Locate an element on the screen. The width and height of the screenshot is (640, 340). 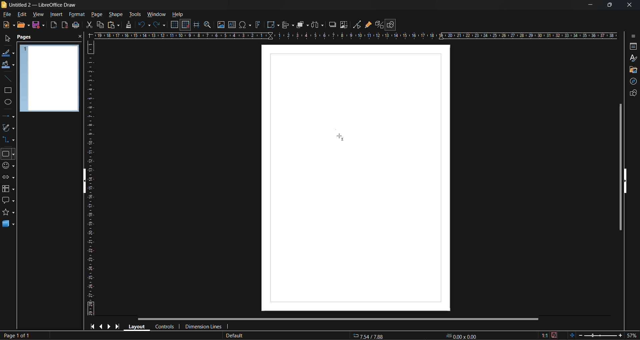
fill color is located at coordinates (8, 65).